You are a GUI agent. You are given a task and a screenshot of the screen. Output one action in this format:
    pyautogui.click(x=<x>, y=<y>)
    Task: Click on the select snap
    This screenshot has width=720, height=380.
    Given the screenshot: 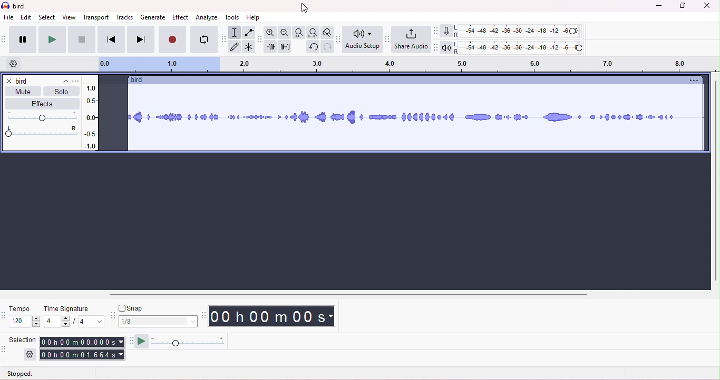 What is the action you would take?
    pyautogui.click(x=159, y=321)
    